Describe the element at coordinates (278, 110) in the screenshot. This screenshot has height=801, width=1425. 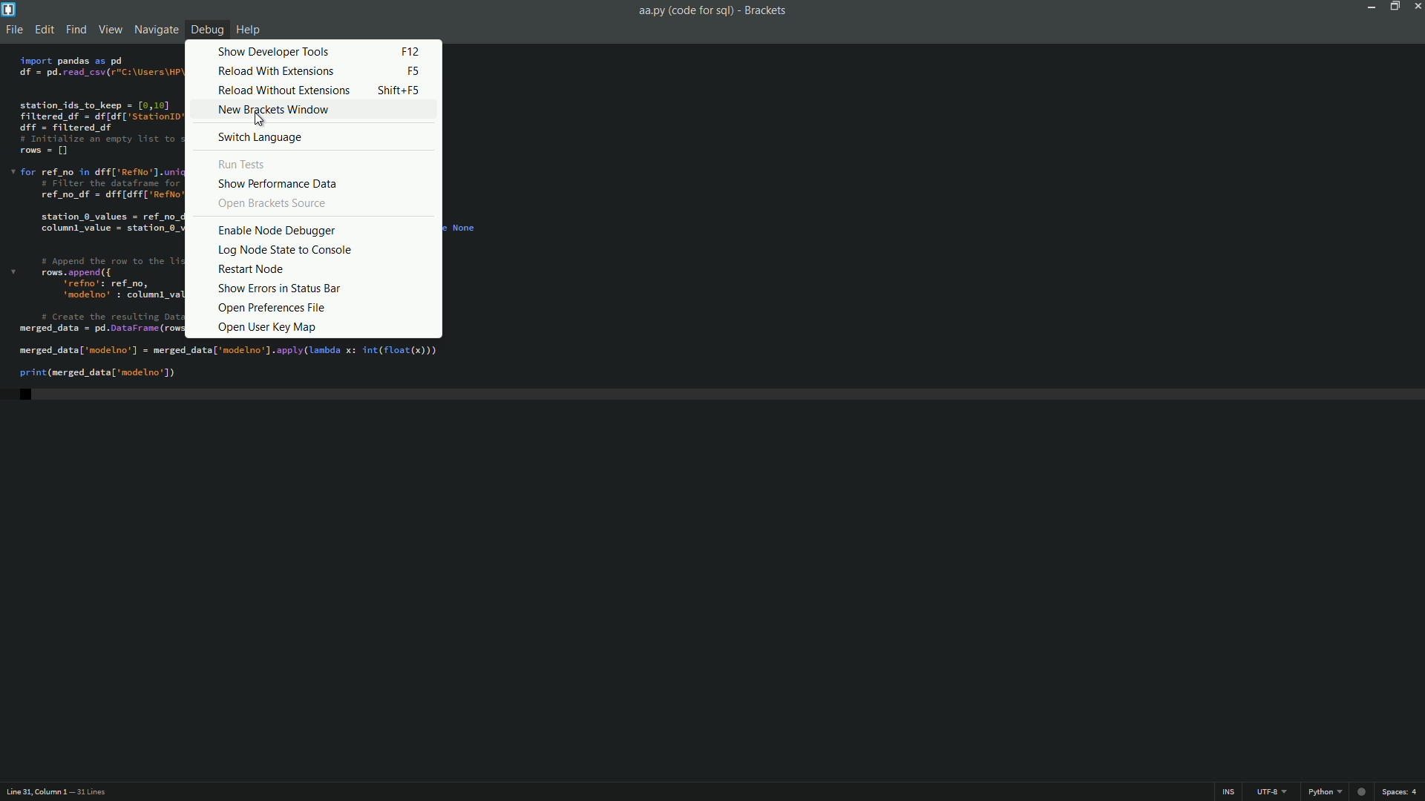
I see `New brackets window` at that location.